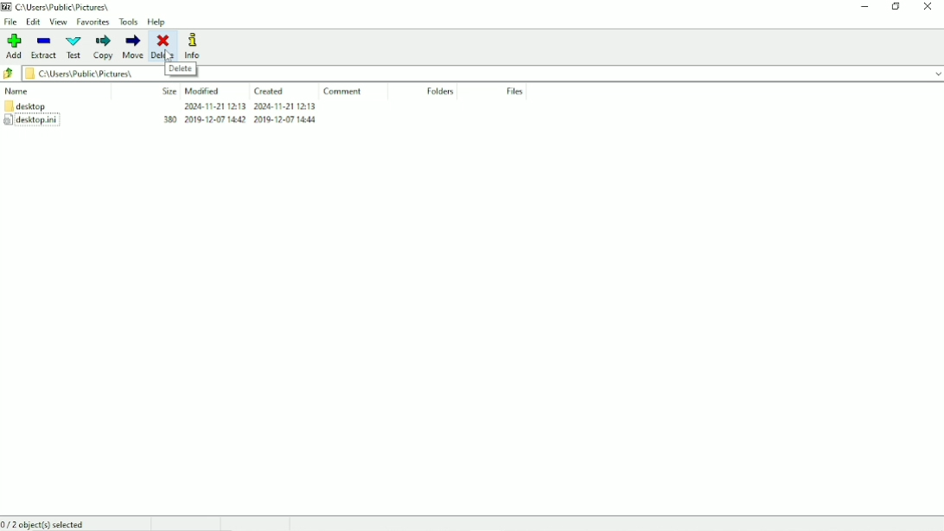 This screenshot has width=944, height=531. I want to click on Cursor, so click(169, 55).